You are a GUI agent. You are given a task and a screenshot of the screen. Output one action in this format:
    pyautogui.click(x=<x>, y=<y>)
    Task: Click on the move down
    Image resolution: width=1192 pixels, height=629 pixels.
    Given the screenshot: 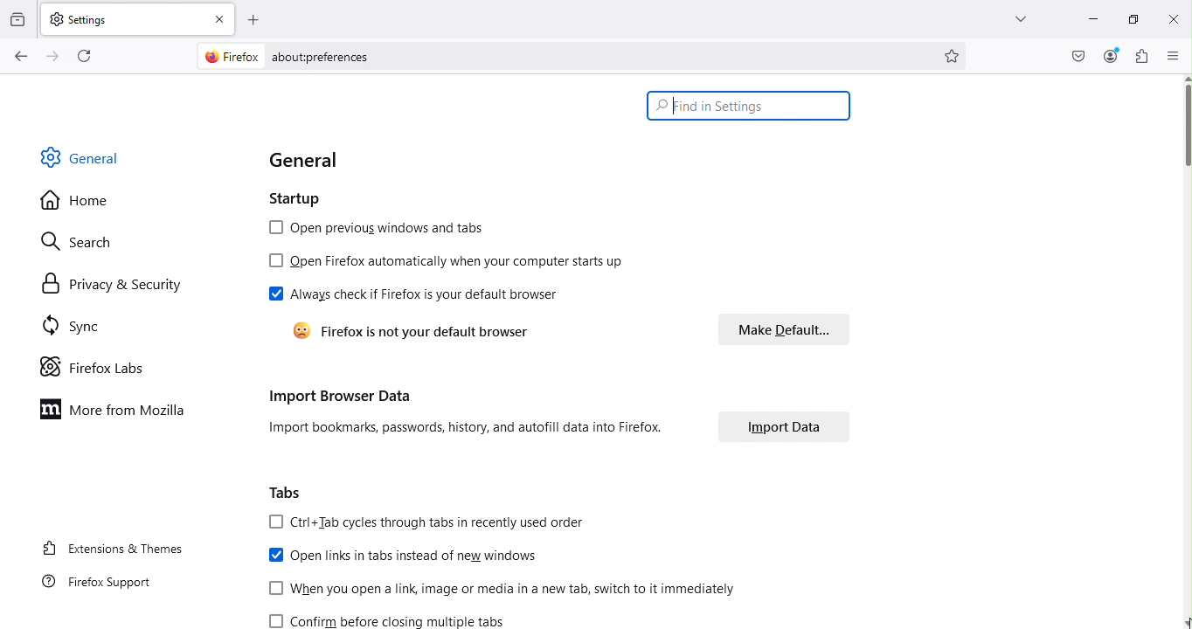 What is the action you would take?
    pyautogui.click(x=1184, y=622)
    